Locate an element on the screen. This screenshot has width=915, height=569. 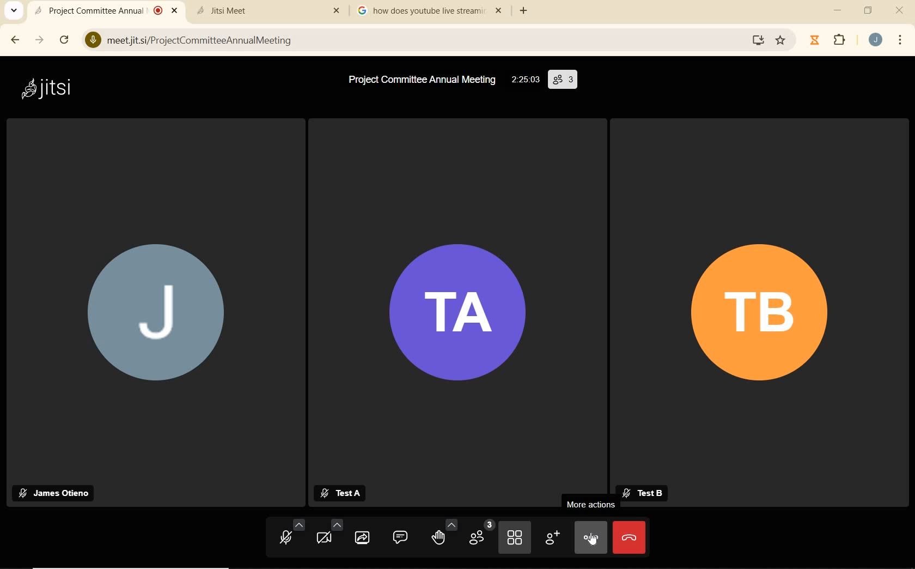
jitsi is located at coordinates (56, 93).